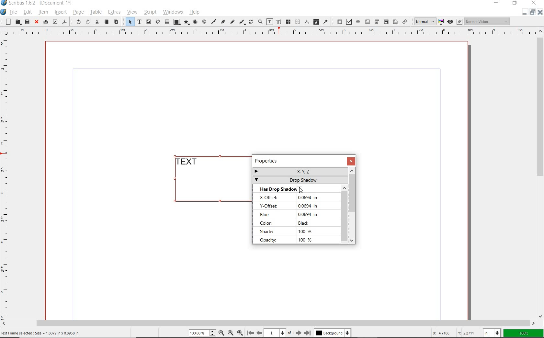  What do you see at coordinates (425, 21) in the screenshot?
I see `Normal` at bounding box center [425, 21].